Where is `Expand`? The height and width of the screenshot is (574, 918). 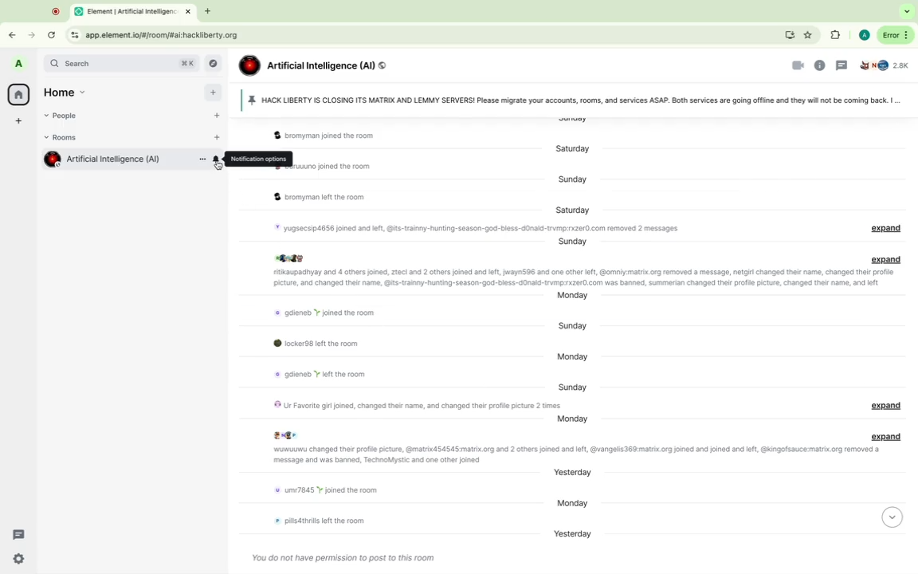
Expand is located at coordinates (887, 260).